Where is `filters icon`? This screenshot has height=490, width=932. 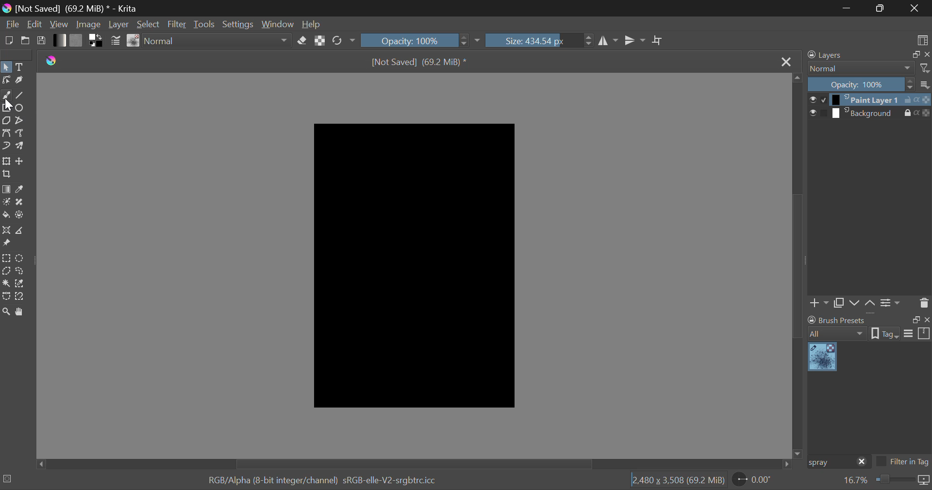
filters icon is located at coordinates (925, 67).